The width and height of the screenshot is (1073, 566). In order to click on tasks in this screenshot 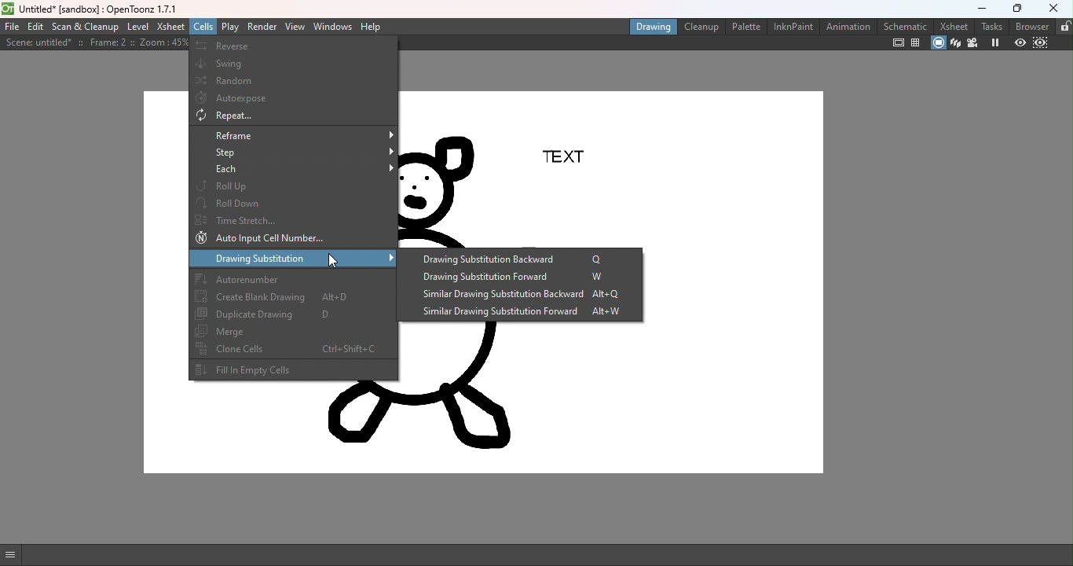, I will do `click(990, 26)`.